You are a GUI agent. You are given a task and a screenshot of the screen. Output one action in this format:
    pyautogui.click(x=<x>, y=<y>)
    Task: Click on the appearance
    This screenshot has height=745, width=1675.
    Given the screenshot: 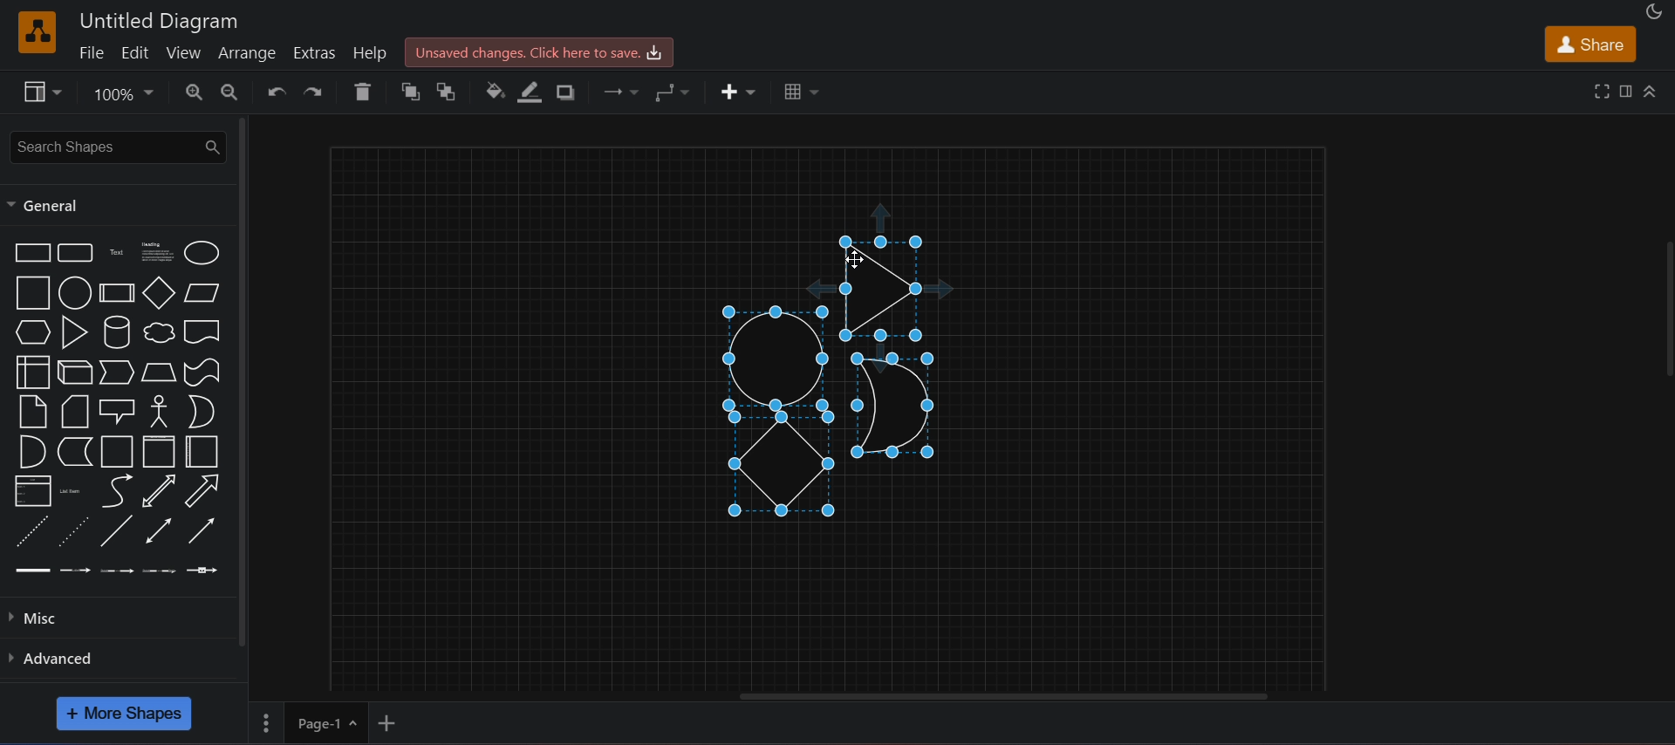 What is the action you would take?
    pyautogui.click(x=1656, y=10)
    